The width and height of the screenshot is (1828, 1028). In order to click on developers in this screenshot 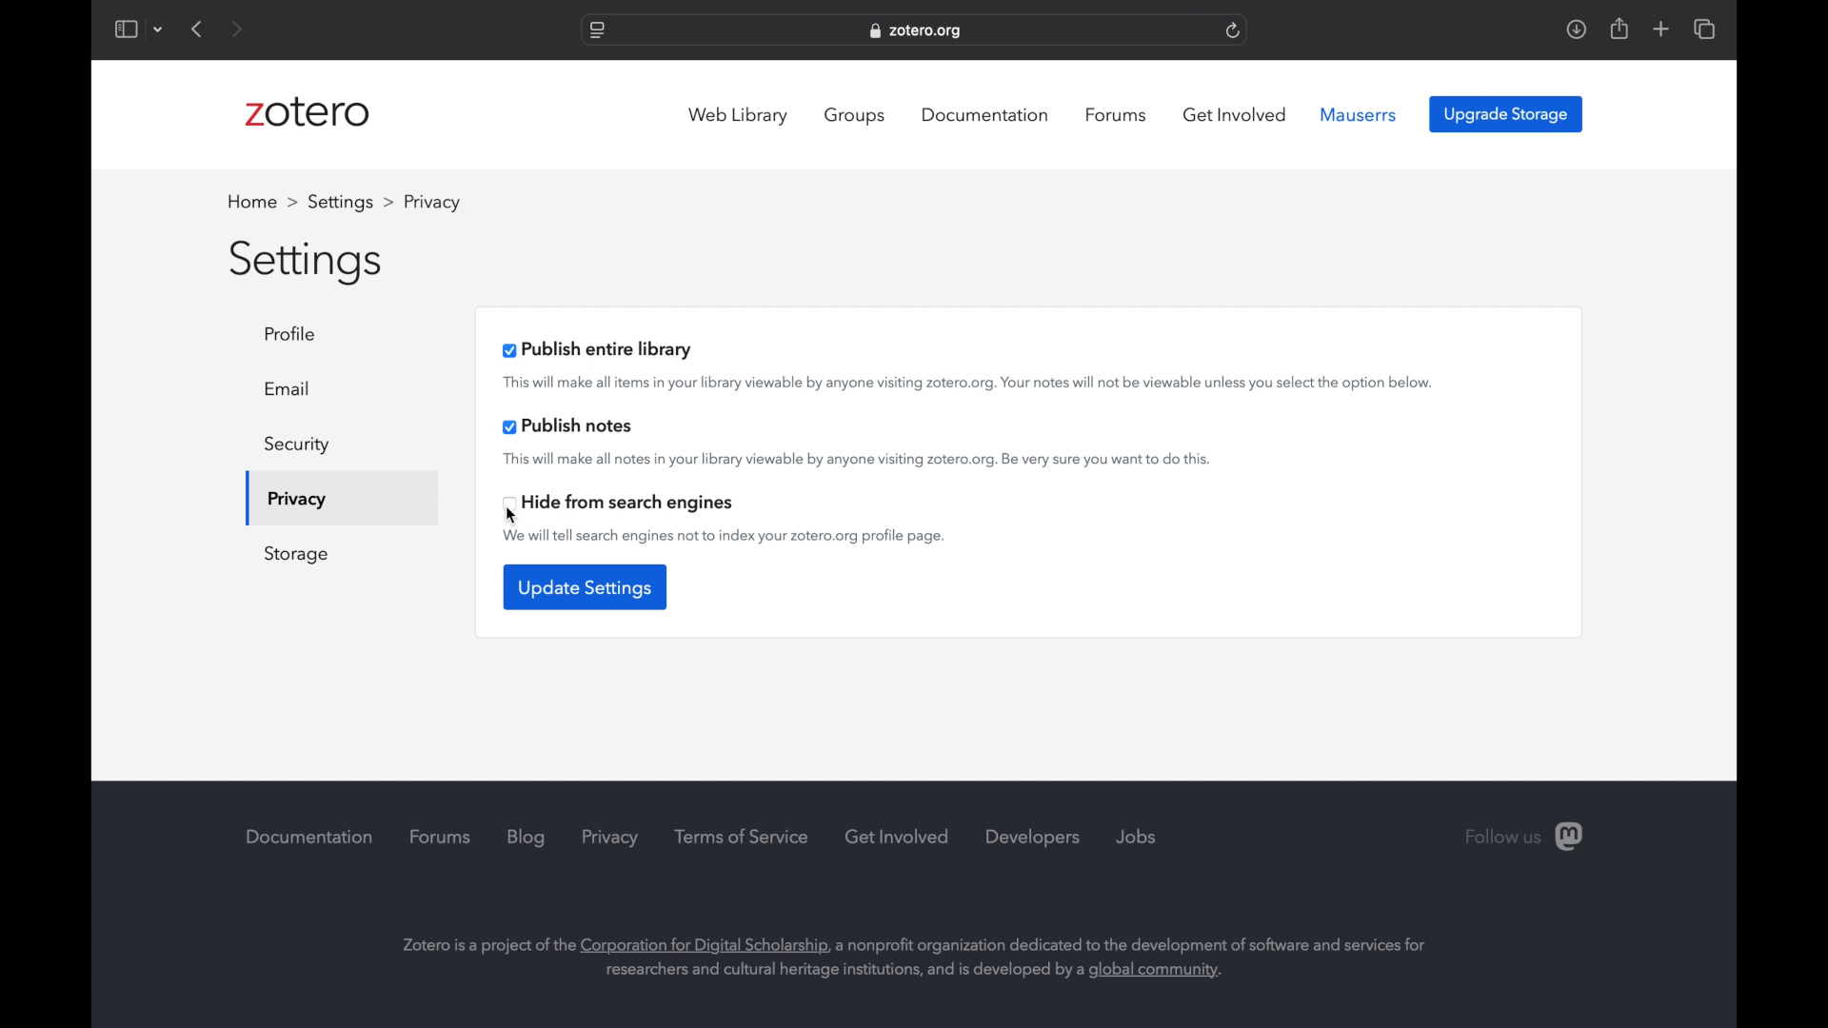, I will do `click(1033, 838)`.